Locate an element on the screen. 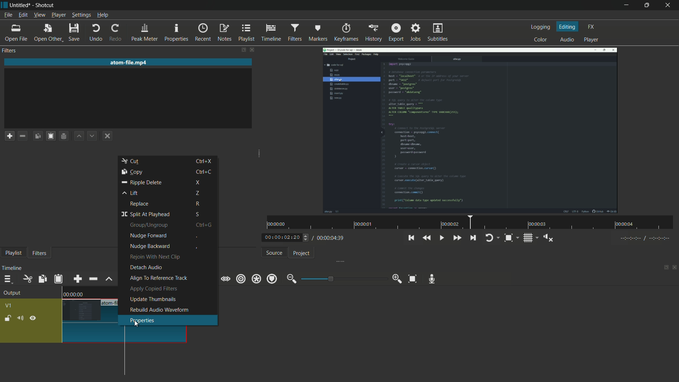  change layout is located at coordinates (664, 268).